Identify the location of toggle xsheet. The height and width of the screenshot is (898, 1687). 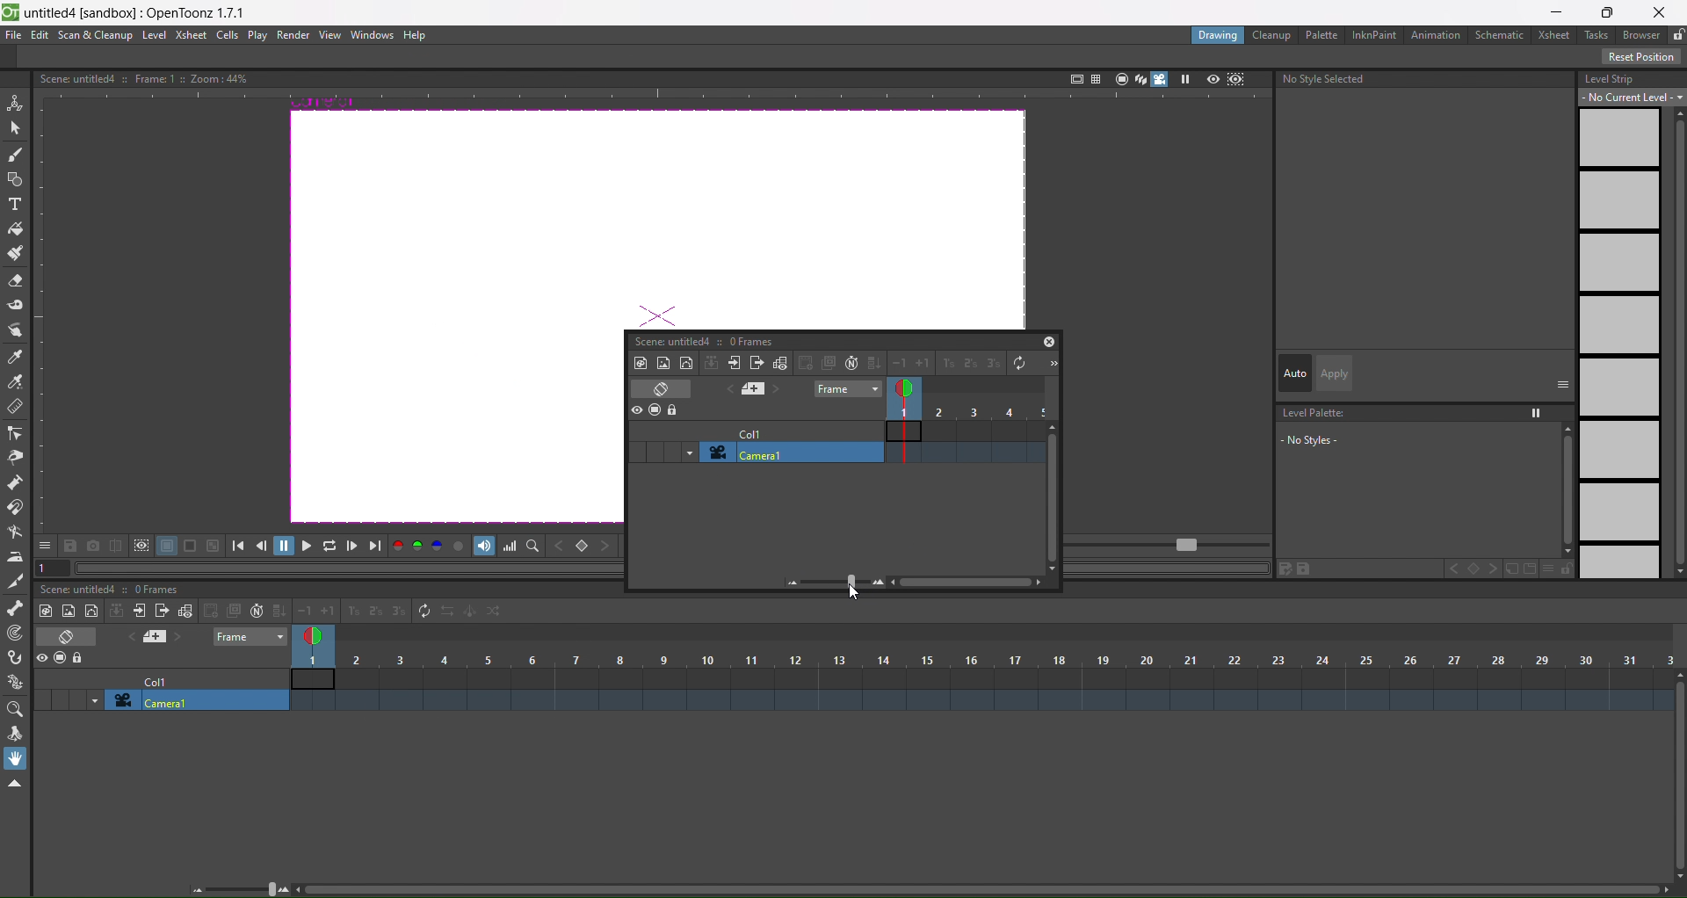
(72, 636).